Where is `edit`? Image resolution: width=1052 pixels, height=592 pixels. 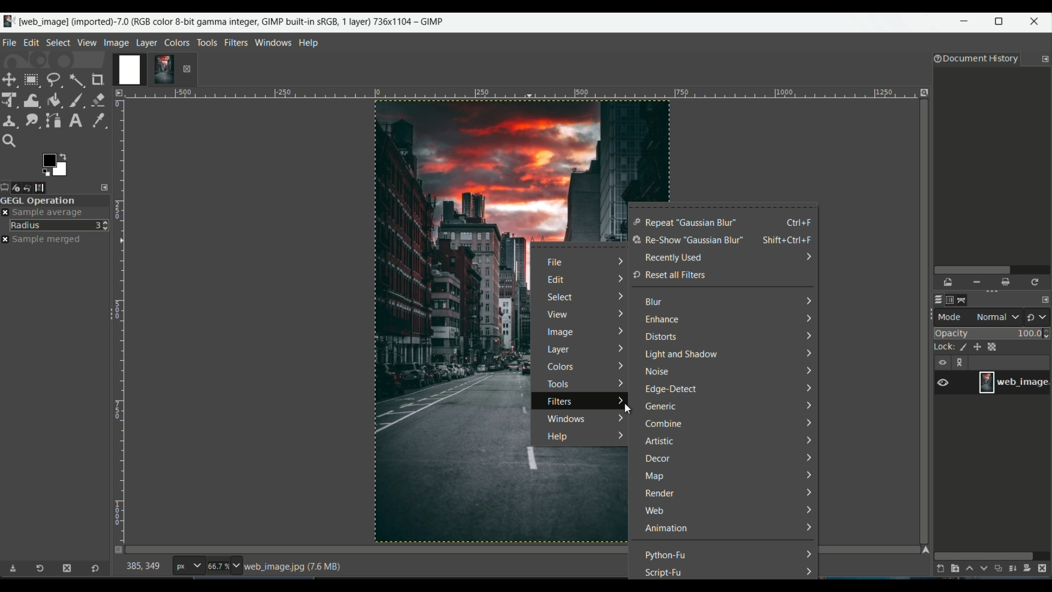 edit is located at coordinates (556, 280).